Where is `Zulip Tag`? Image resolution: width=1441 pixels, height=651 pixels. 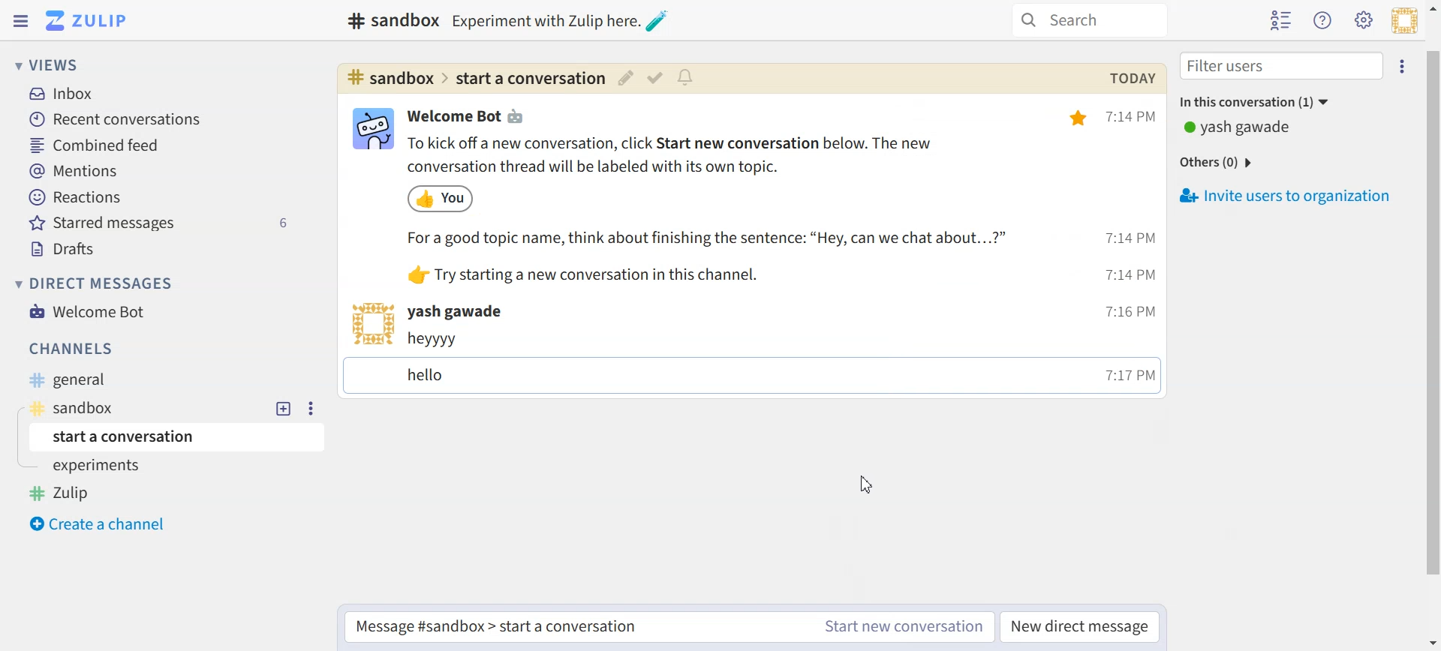 Zulip Tag is located at coordinates (67, 493).